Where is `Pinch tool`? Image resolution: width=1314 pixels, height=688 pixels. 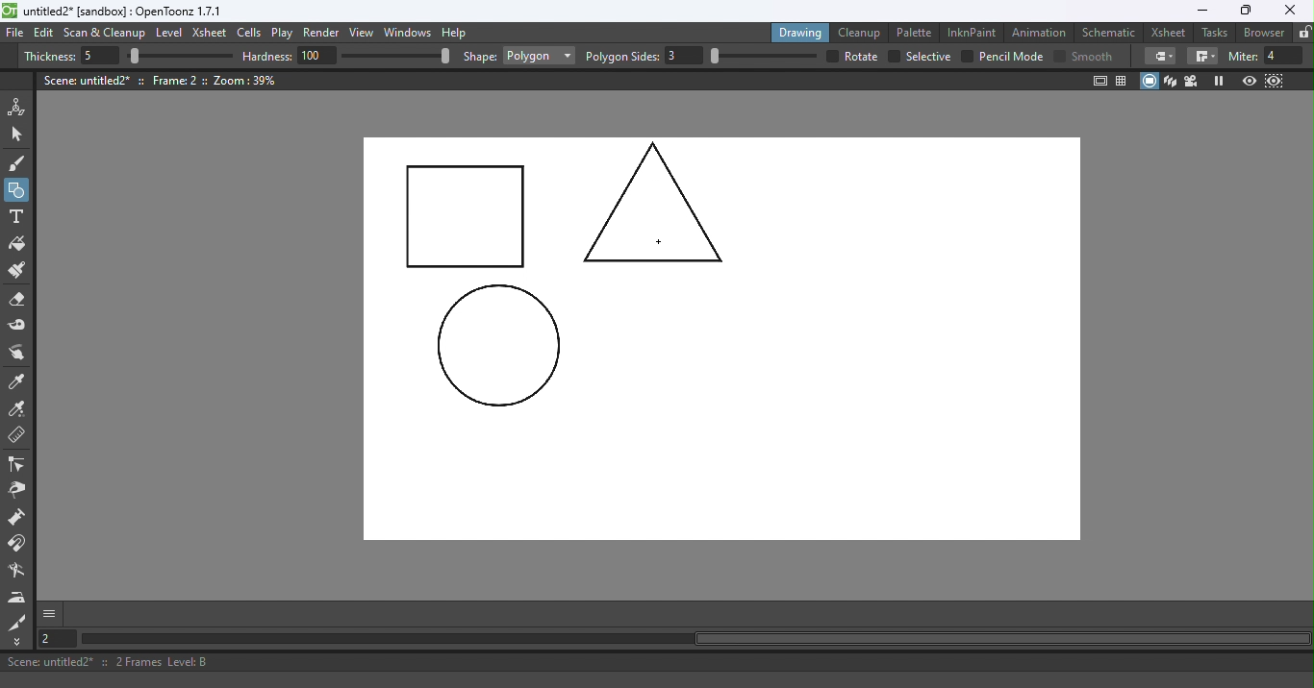
Pinch tool is located at coordinates (16, 493).